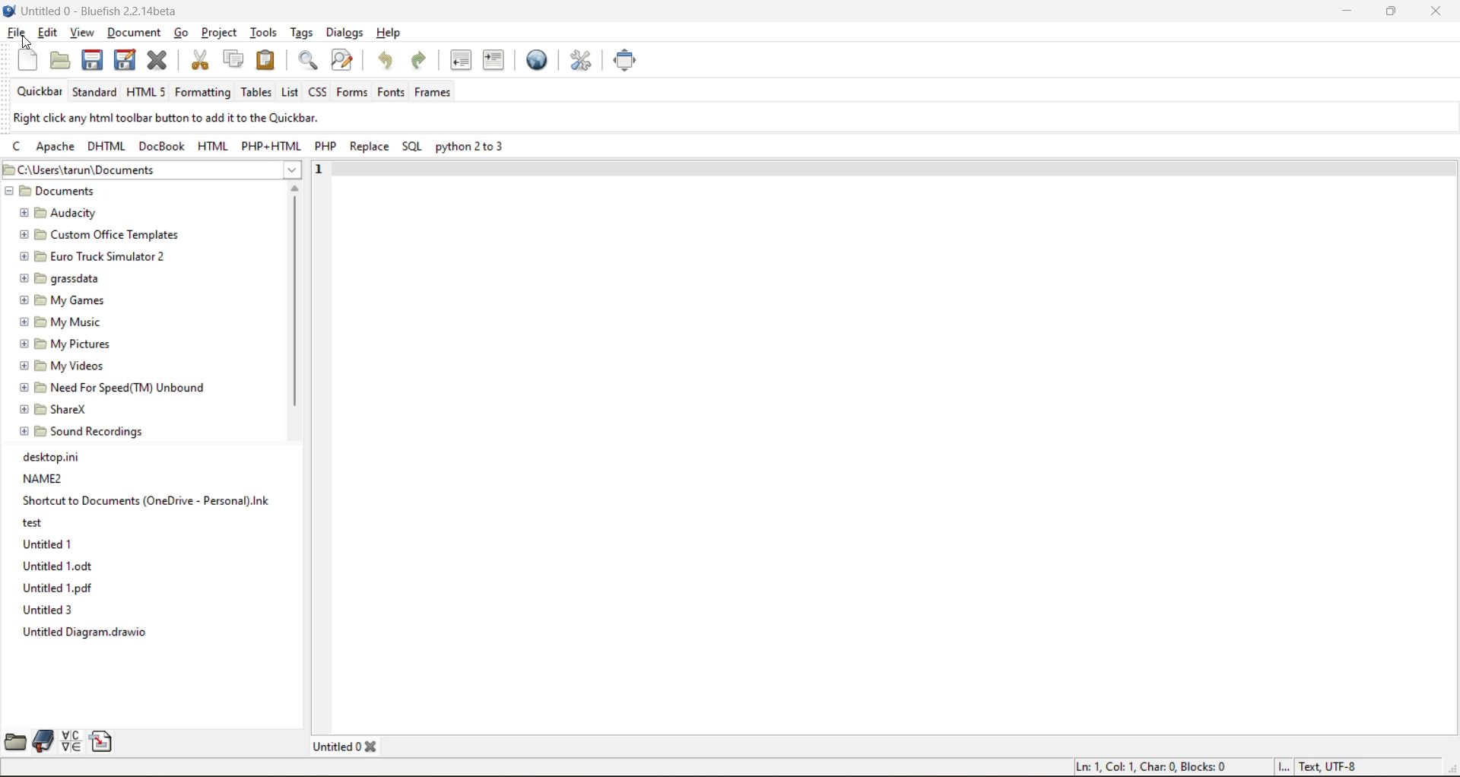 This screenshot has width=1460, height=777. What do you see at coordinates (136, 170) in the screenshot?
I see `file location` at bounding box center [136, 170].